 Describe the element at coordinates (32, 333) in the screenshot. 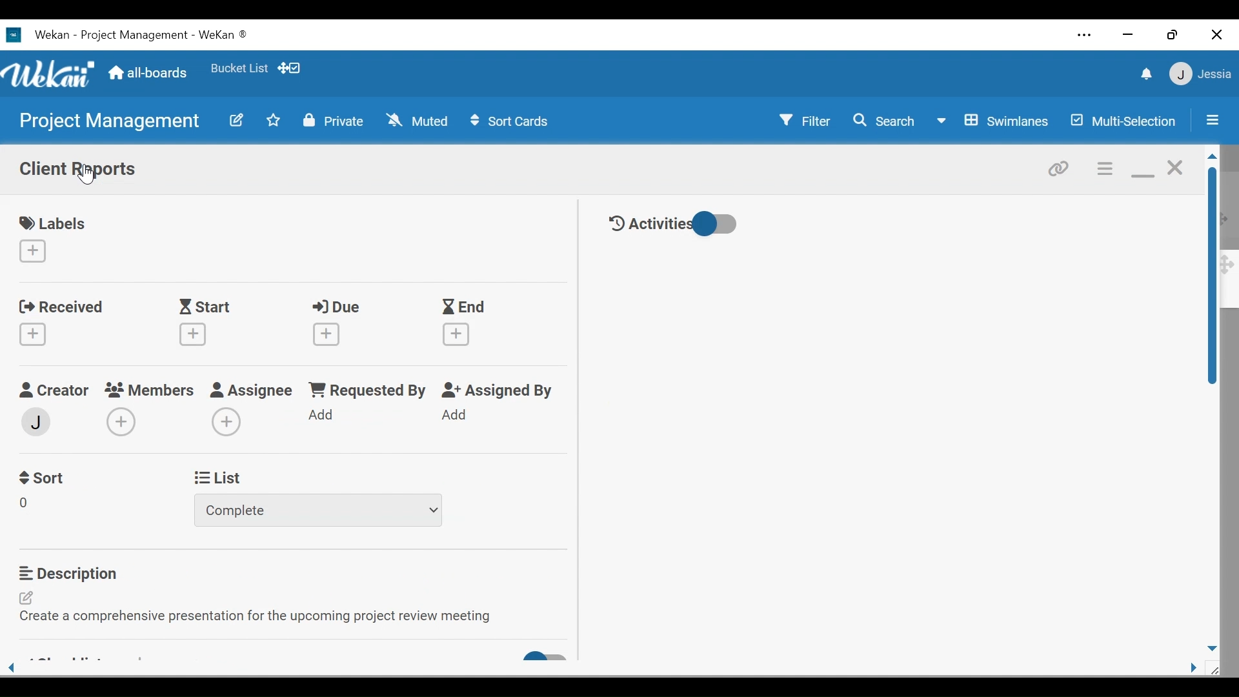

I see `Create Received date` at that location.